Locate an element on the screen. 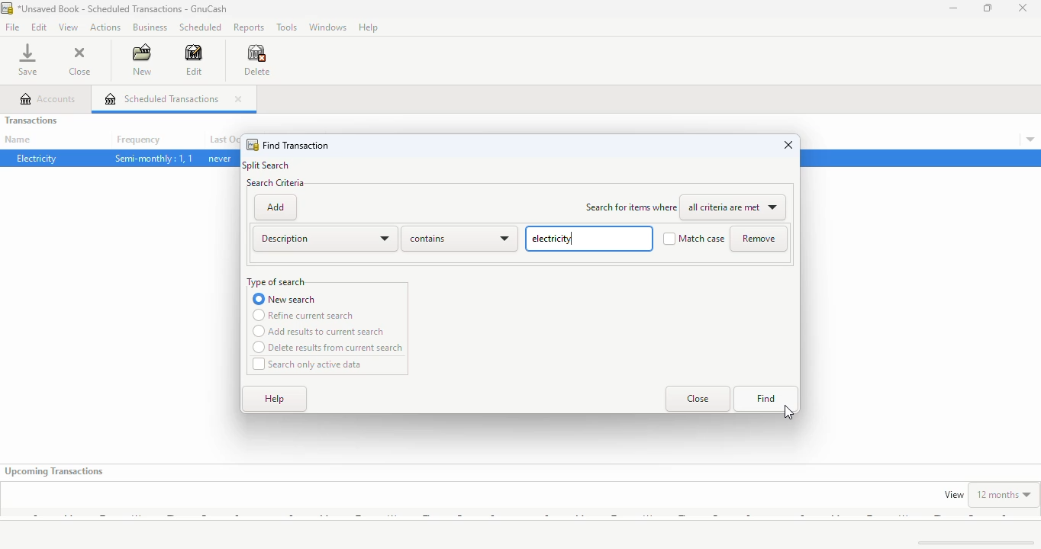 The width and height of the screenshot is (1041, 549). new is located at coordinates (143, 59).